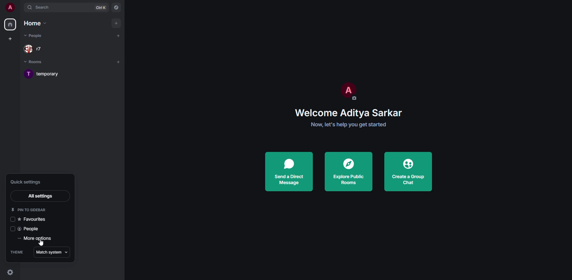  I want to click on Now, let's help you get started, so click(348, 125).